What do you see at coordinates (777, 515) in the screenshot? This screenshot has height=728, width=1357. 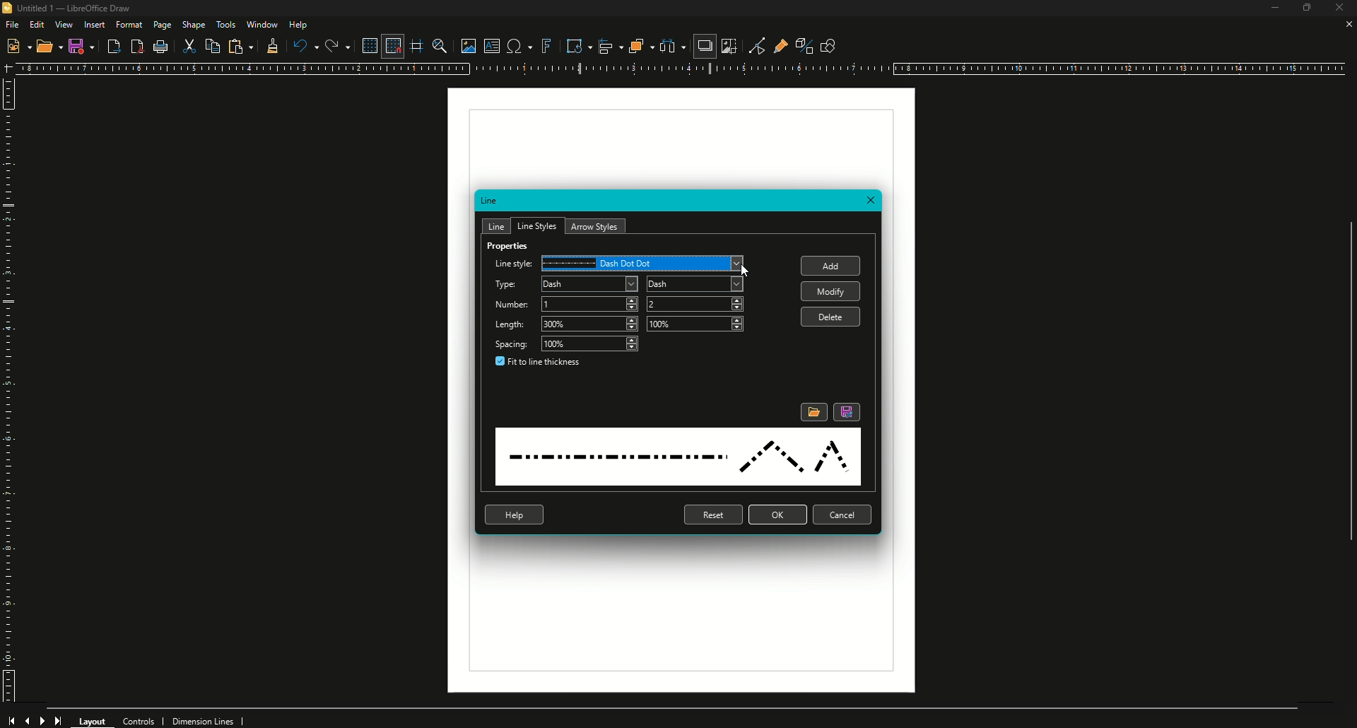 I see `OK` at bounding box center [777, 515].